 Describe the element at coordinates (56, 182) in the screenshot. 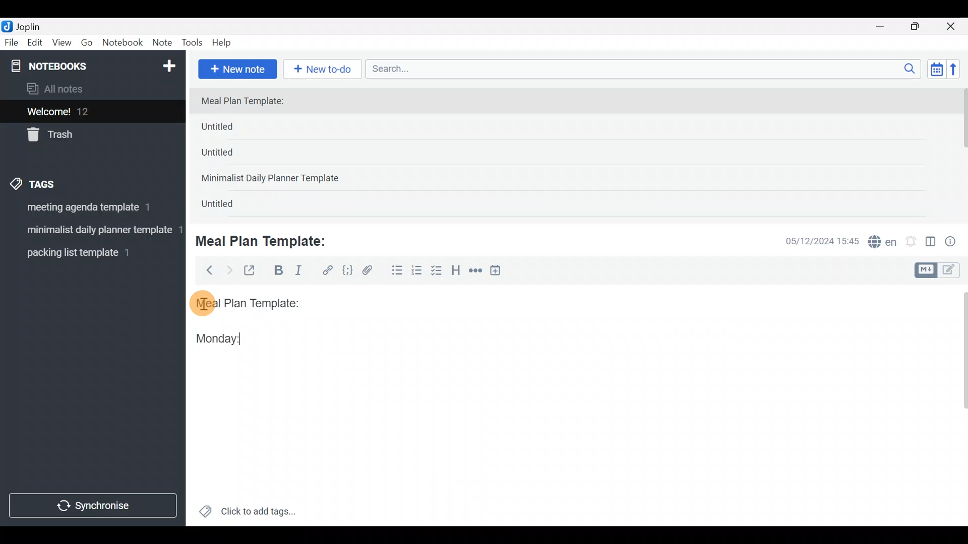

I see `Tags` at that location.